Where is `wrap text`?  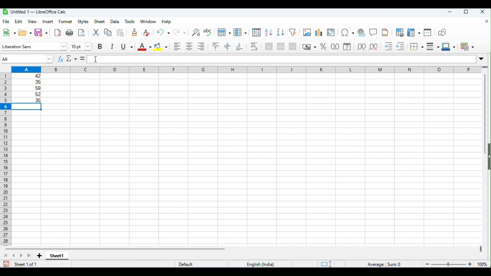 wrap text is located at coordinates (254, 46).